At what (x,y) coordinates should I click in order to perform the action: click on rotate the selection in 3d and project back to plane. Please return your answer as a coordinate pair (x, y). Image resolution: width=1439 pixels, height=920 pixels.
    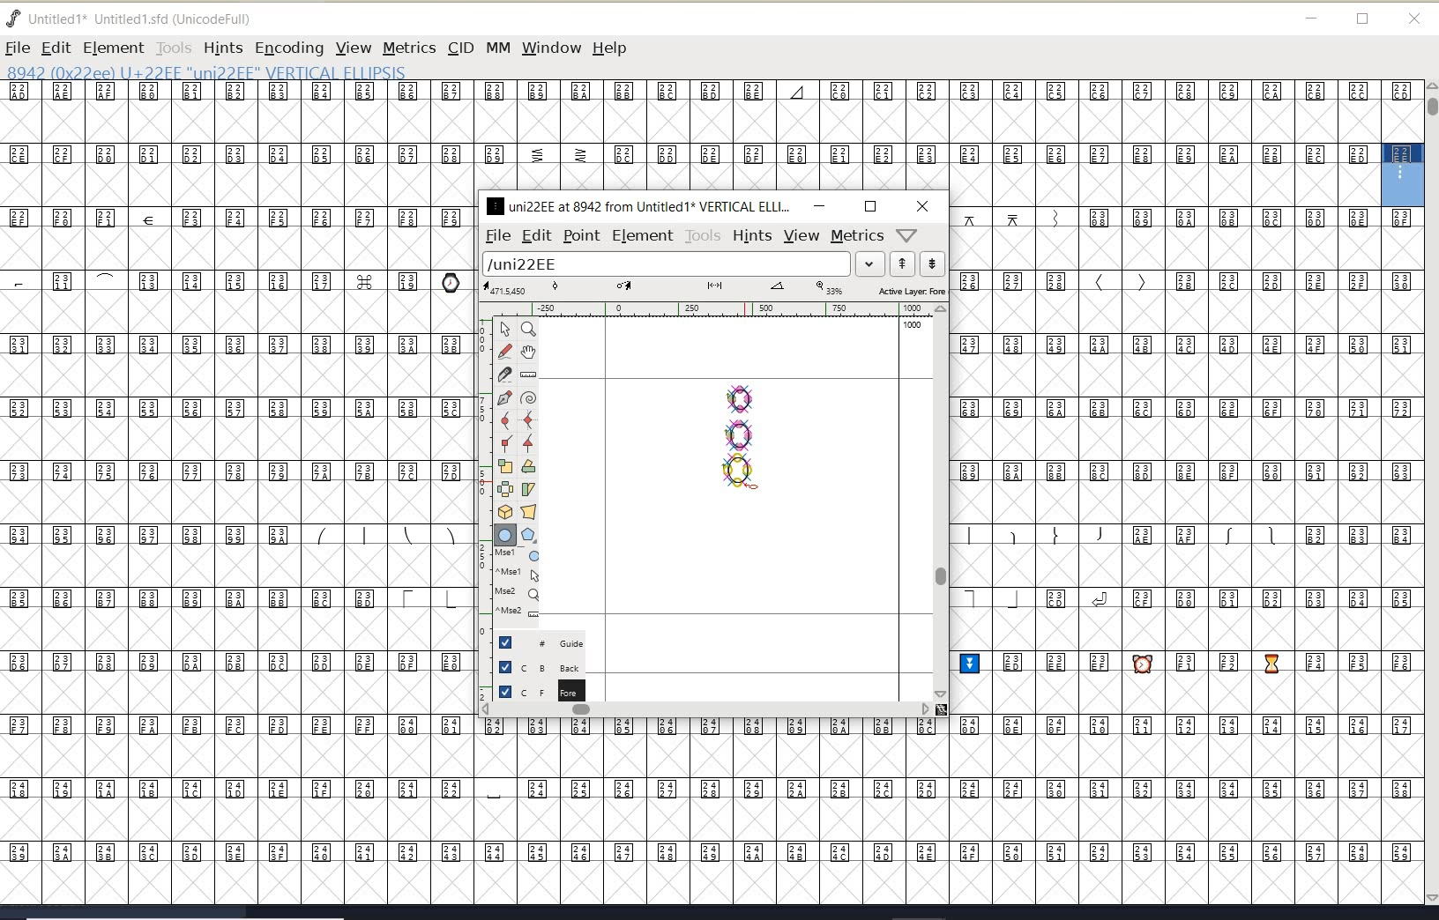
    Looking at the image, I should click on (505, 512).